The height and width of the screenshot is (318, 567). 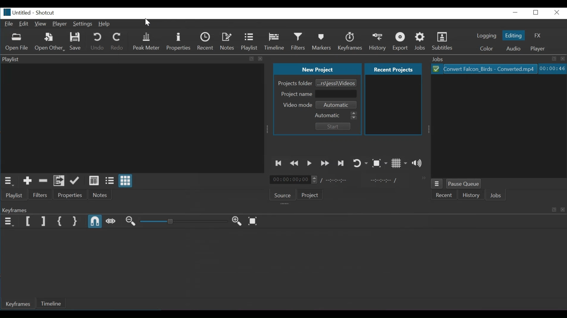 What do you see at coordinates (250, 42) in the screenshot?
I see `Playlist` at bounding box center [250, 42].